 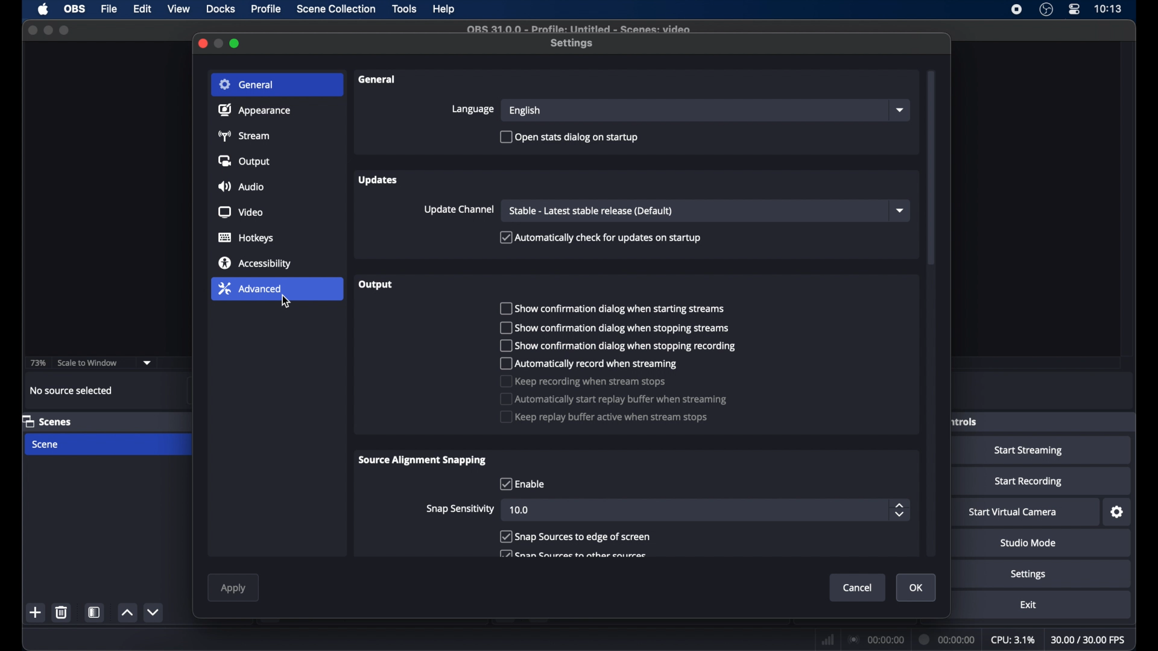 What do you see at coordinates (127, 613) in the screenshot?
I see `increment` at bounding box center [127, 613].